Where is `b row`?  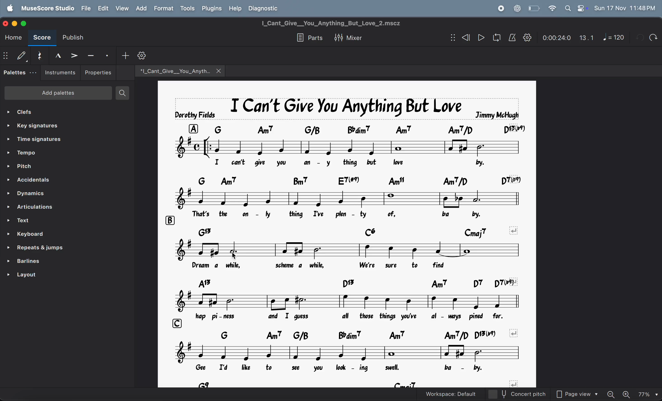 b row is located at coordinates (168, 220).